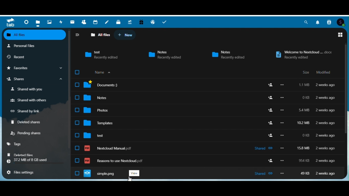 This screenshot has width=349, height=196. I want to click on notes - recently edited, so click(168, 55).